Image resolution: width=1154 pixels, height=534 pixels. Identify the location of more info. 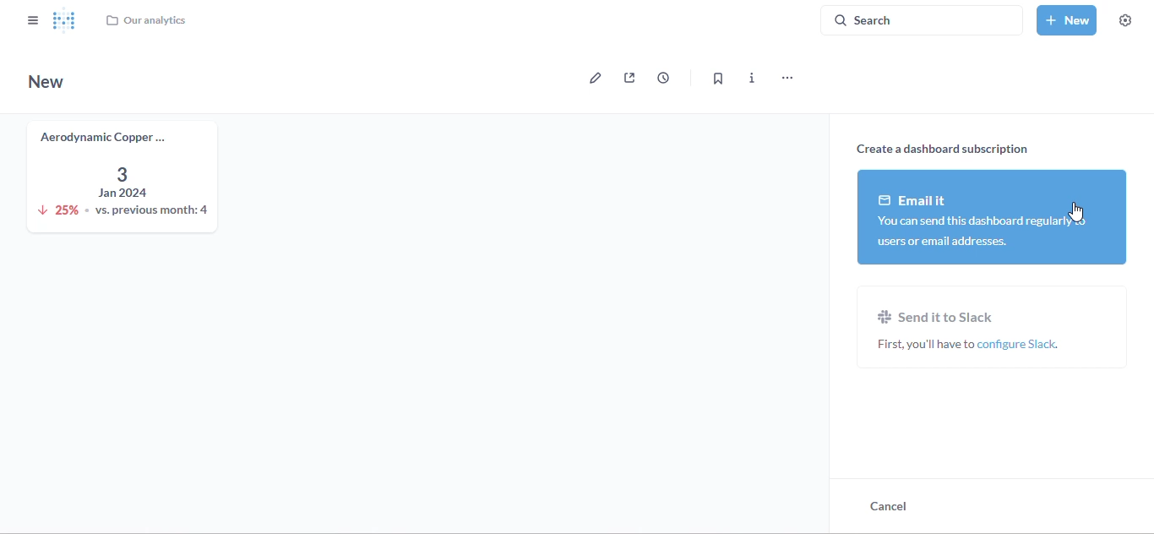
(753, 78).